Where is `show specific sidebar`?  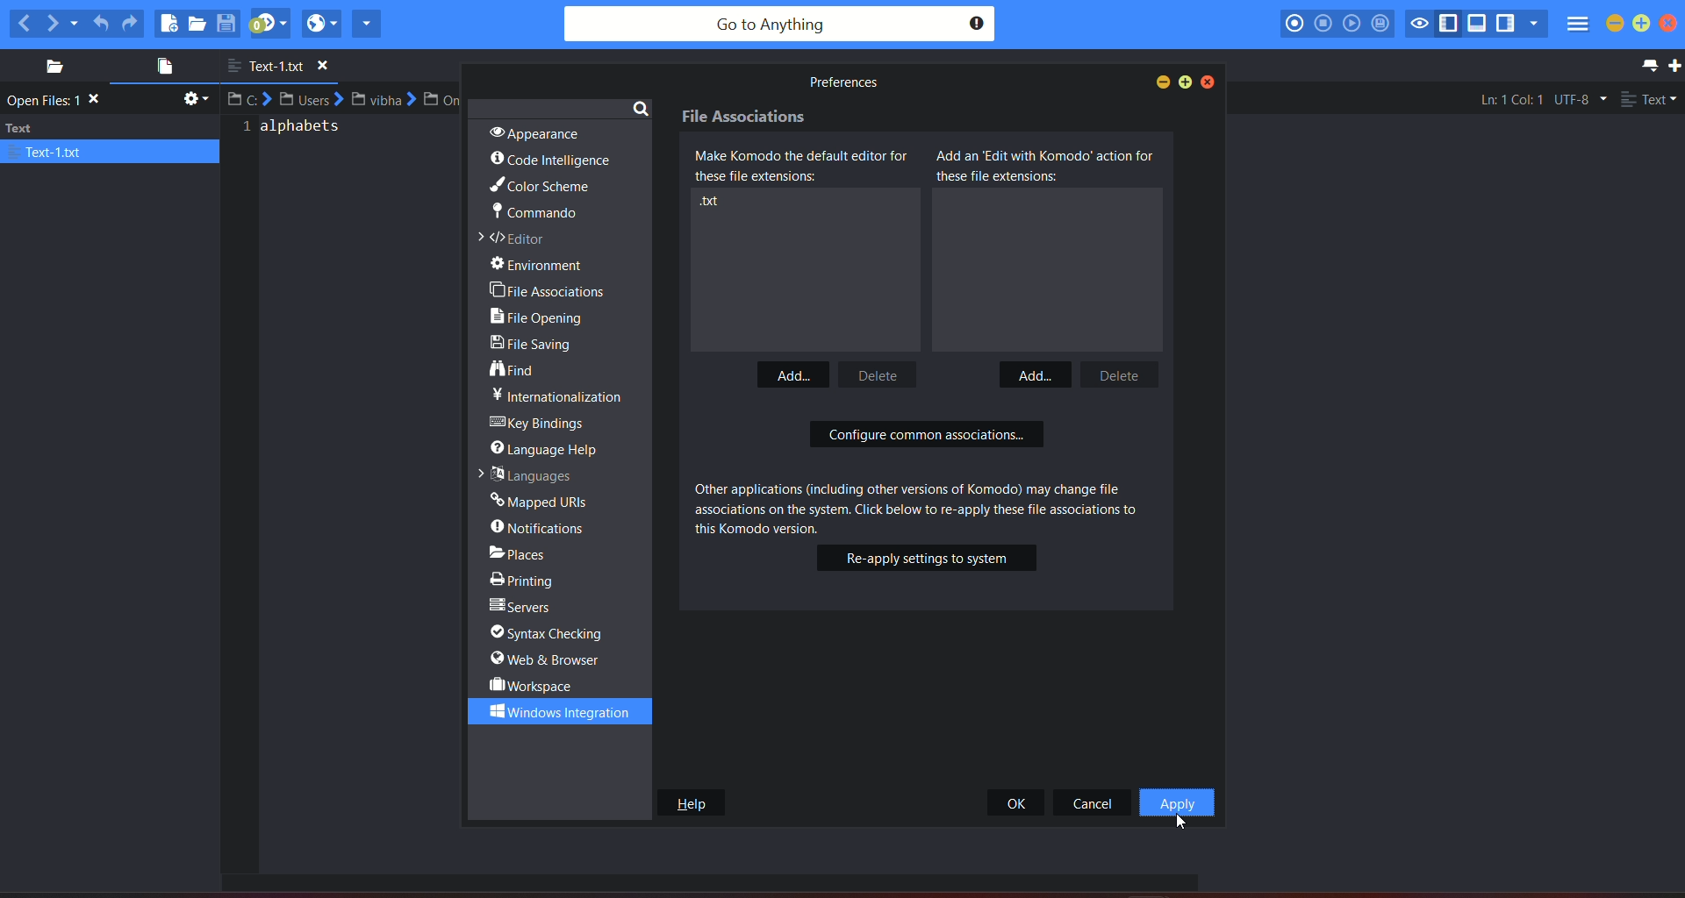 show specific sidebar is located at coordinates (1533, 24).